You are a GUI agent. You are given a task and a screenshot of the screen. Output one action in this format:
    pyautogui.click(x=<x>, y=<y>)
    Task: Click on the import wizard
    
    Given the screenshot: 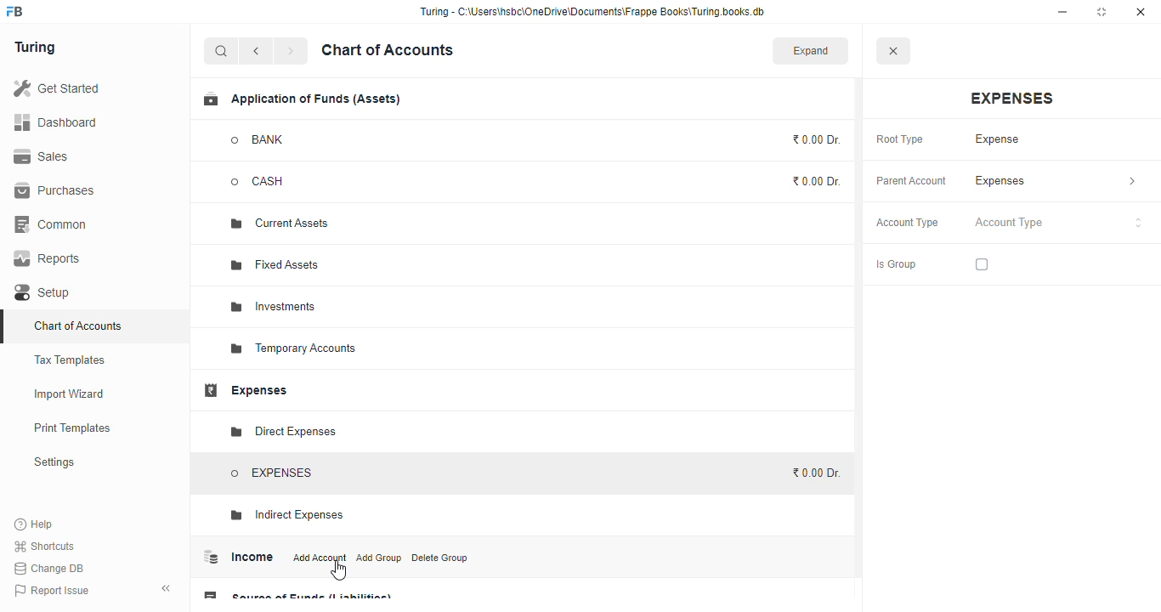 What is the action you would take?
    pyautogui.click(x=70, y=394)
    